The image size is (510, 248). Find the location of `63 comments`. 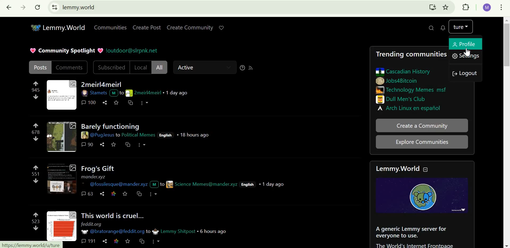

63 comments is located at coordinates (87, 194).